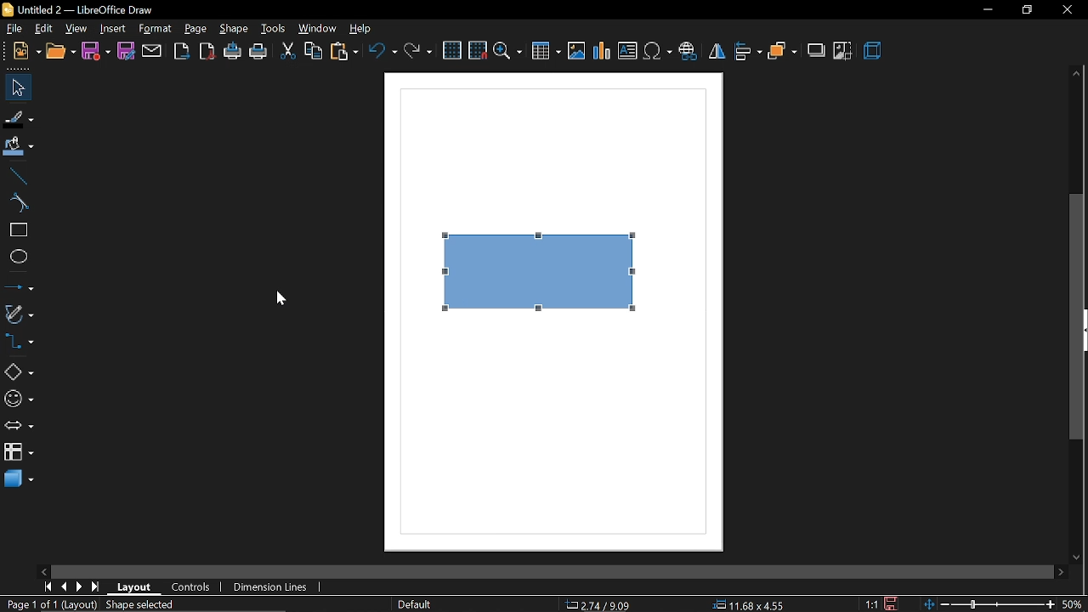 This screenshot has height=612, width=1088. What do you see at coordinates (95, 588) in the screenshot?
I see `go to last page` at bounding box center [95, 588].